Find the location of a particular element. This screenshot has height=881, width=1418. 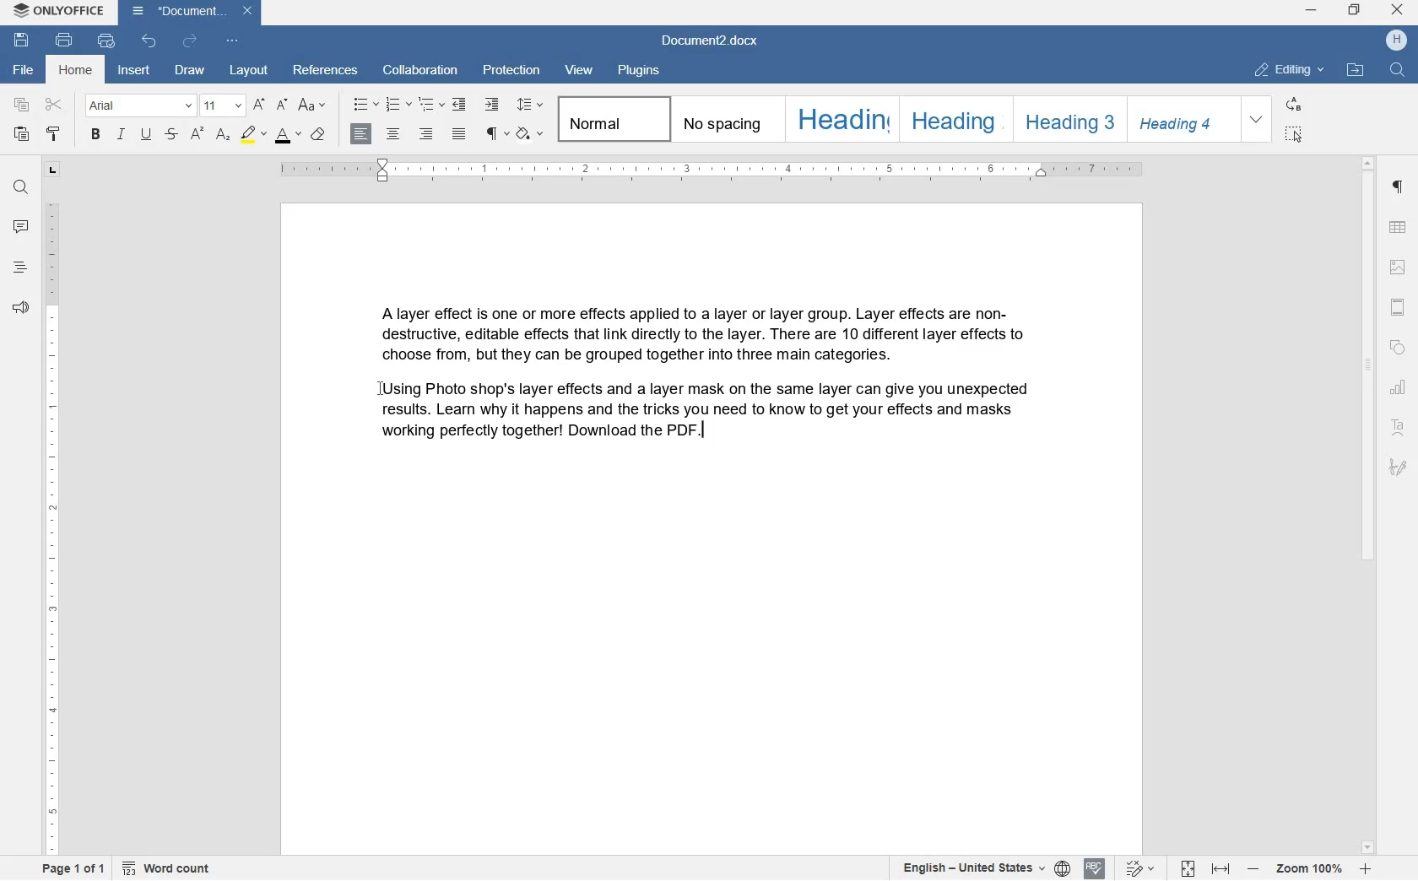

WORD COUNT is located at coordinates (167, 868).